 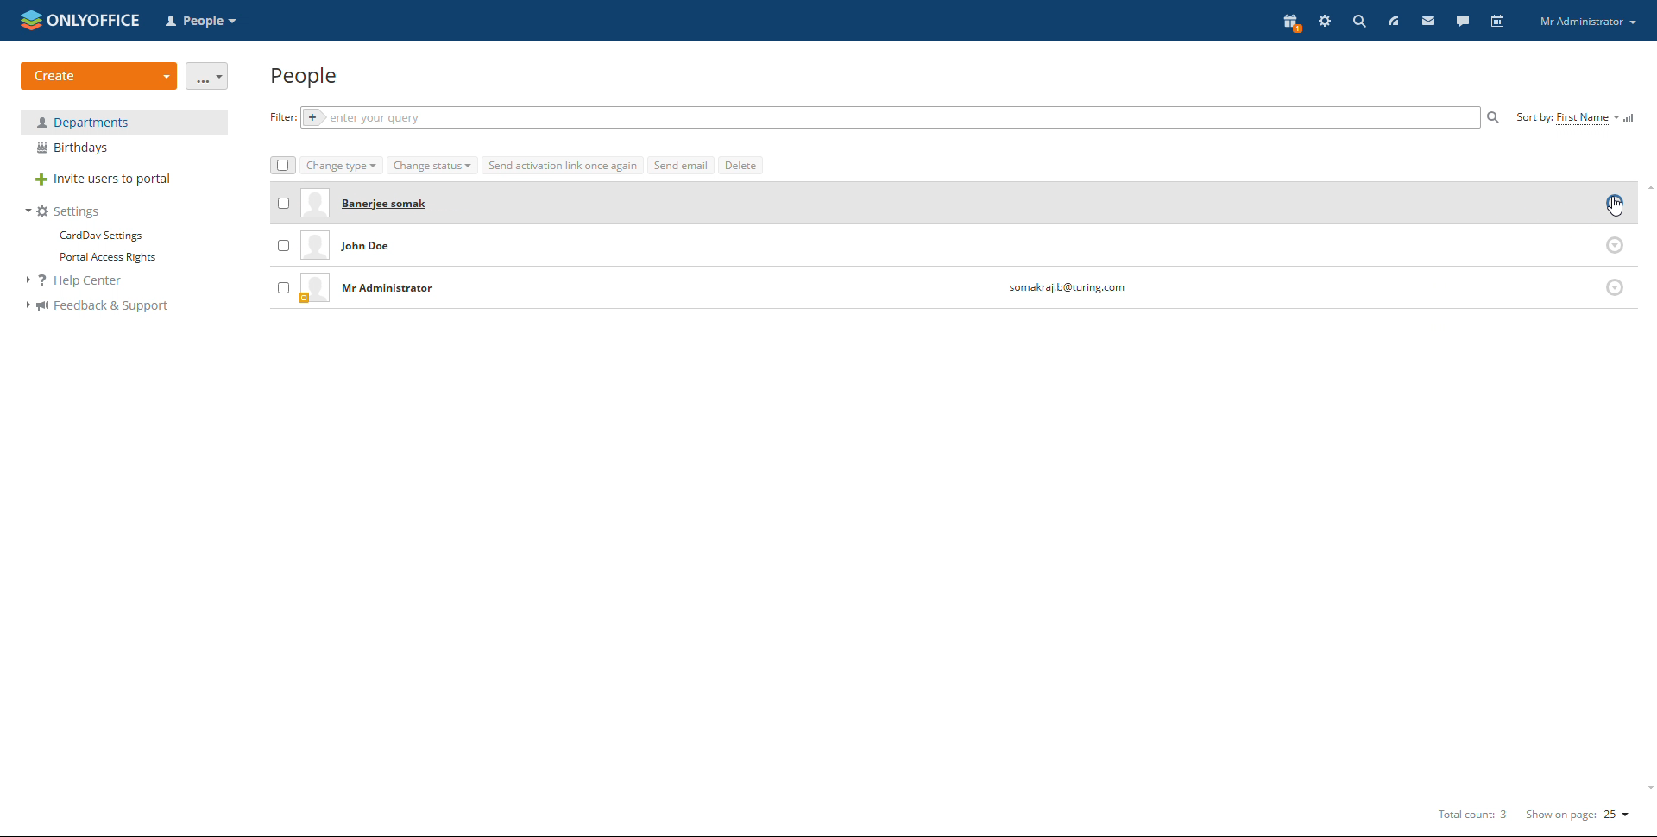 What do you see at coordinates (124, 148) in the screenshot?
I see `birthdays` at bounding box center [124, 148].